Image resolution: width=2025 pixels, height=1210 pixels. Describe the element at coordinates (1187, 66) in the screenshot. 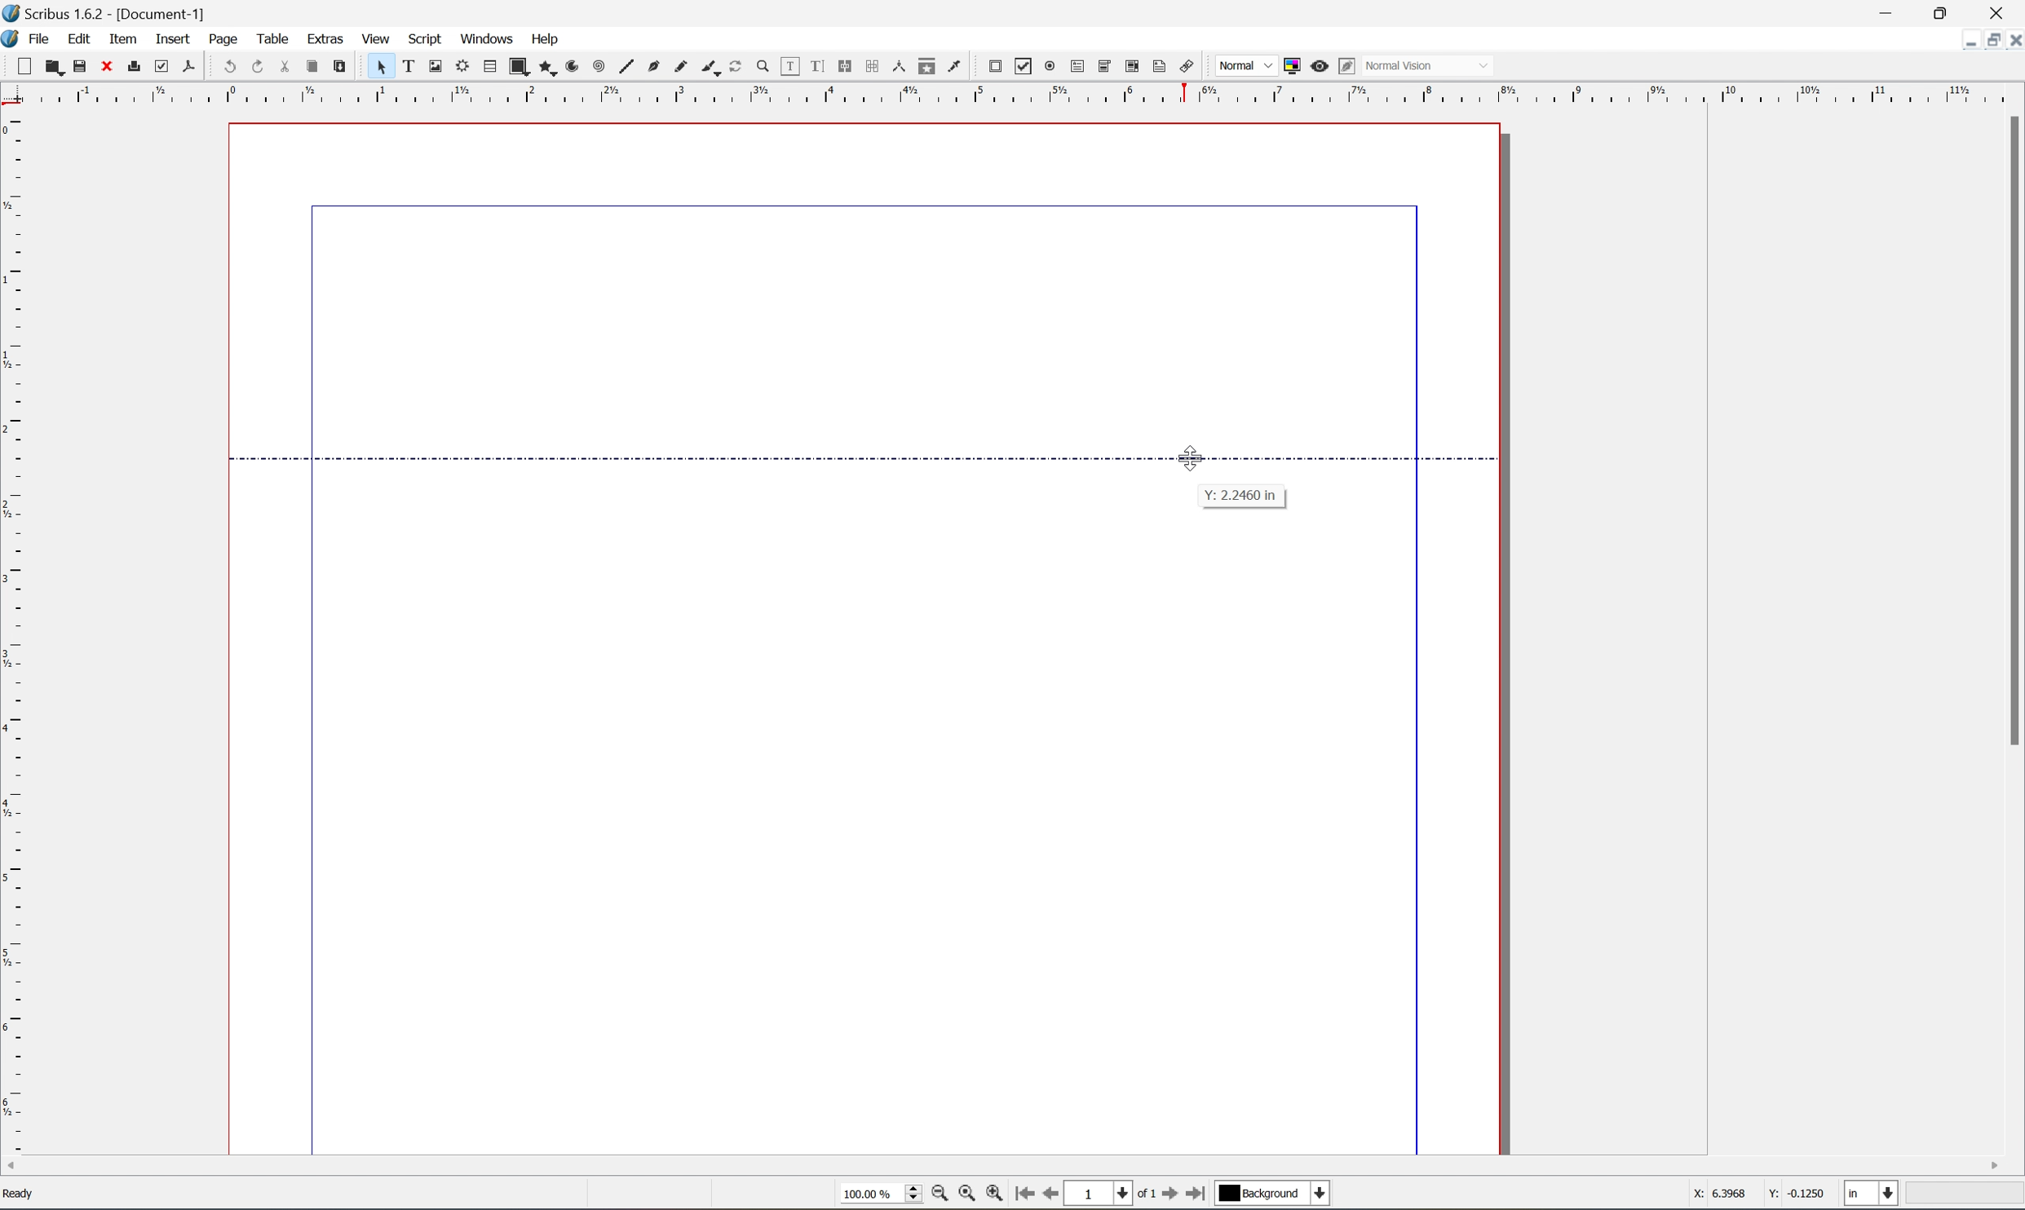

I see `link annotation` at that location.